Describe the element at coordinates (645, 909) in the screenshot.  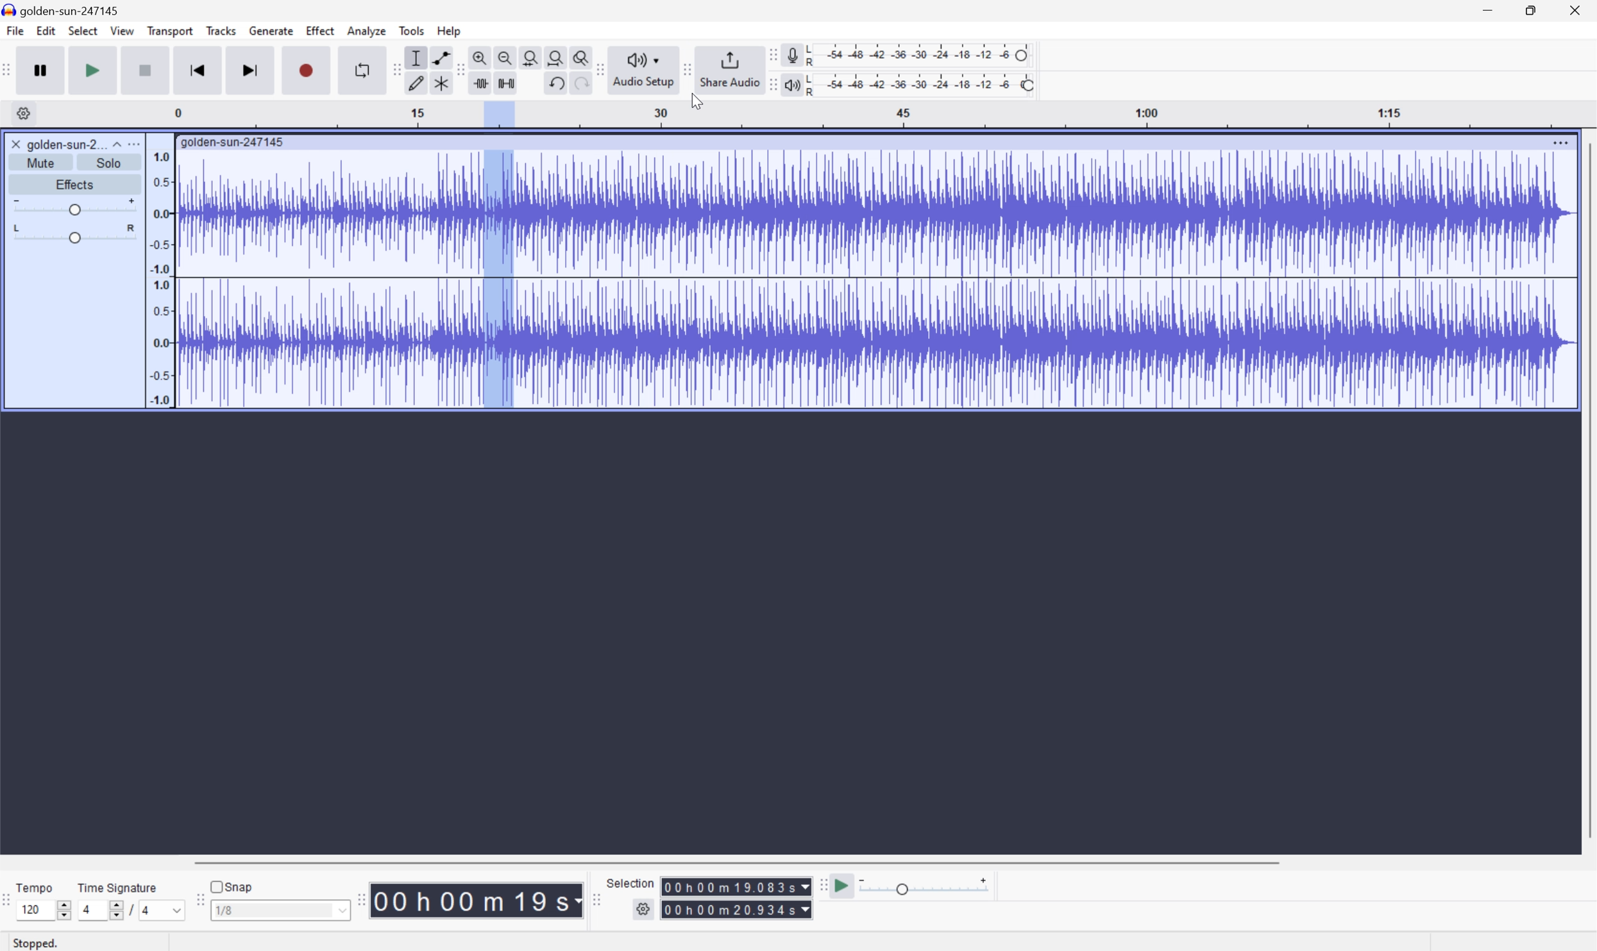
I see `Settings` at that location.